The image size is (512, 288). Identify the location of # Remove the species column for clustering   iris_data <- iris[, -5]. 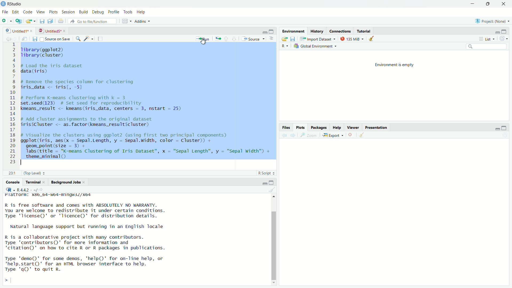
(85, 84).